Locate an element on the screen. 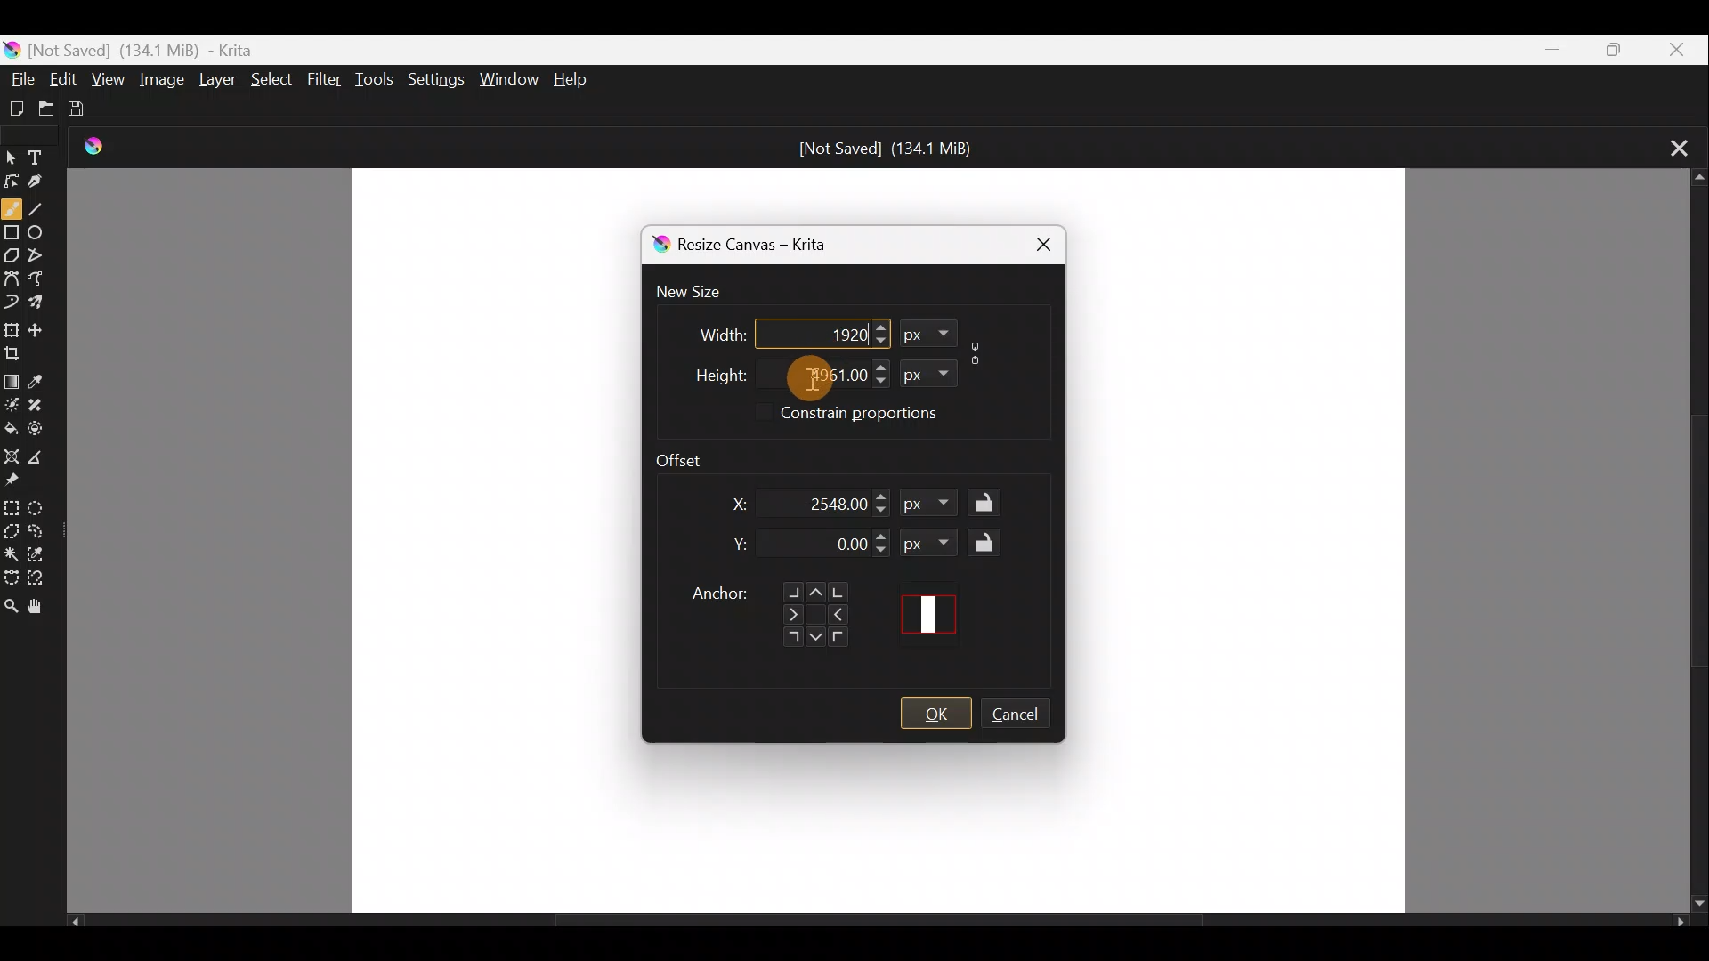 The width and height of the screenshot is (1709, 961). Pan tool is located at coordinates (39, 608).